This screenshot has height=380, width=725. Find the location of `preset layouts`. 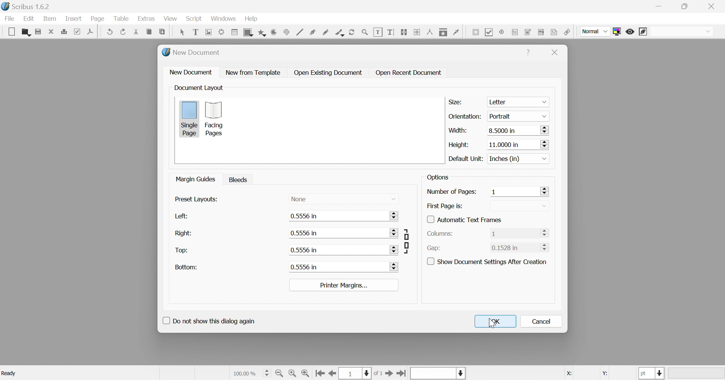

preset layouts is located at coordinates (194, 199).